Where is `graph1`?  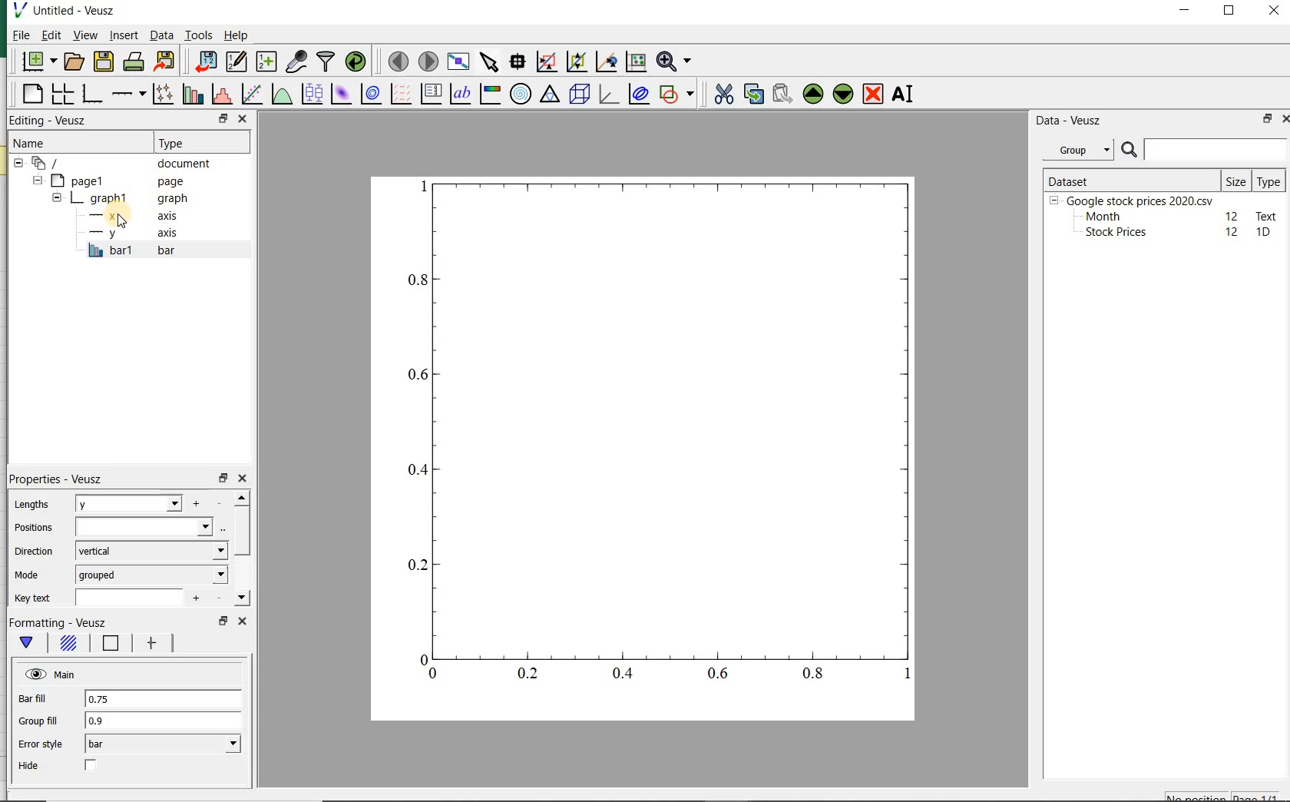 graph1 is located at coordinates (117, 200).